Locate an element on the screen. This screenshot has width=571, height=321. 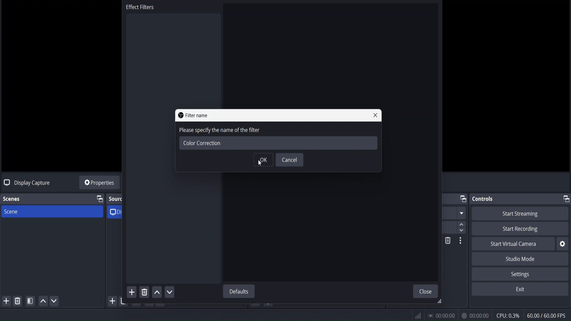
color correction is located at coordinates (201, 143).